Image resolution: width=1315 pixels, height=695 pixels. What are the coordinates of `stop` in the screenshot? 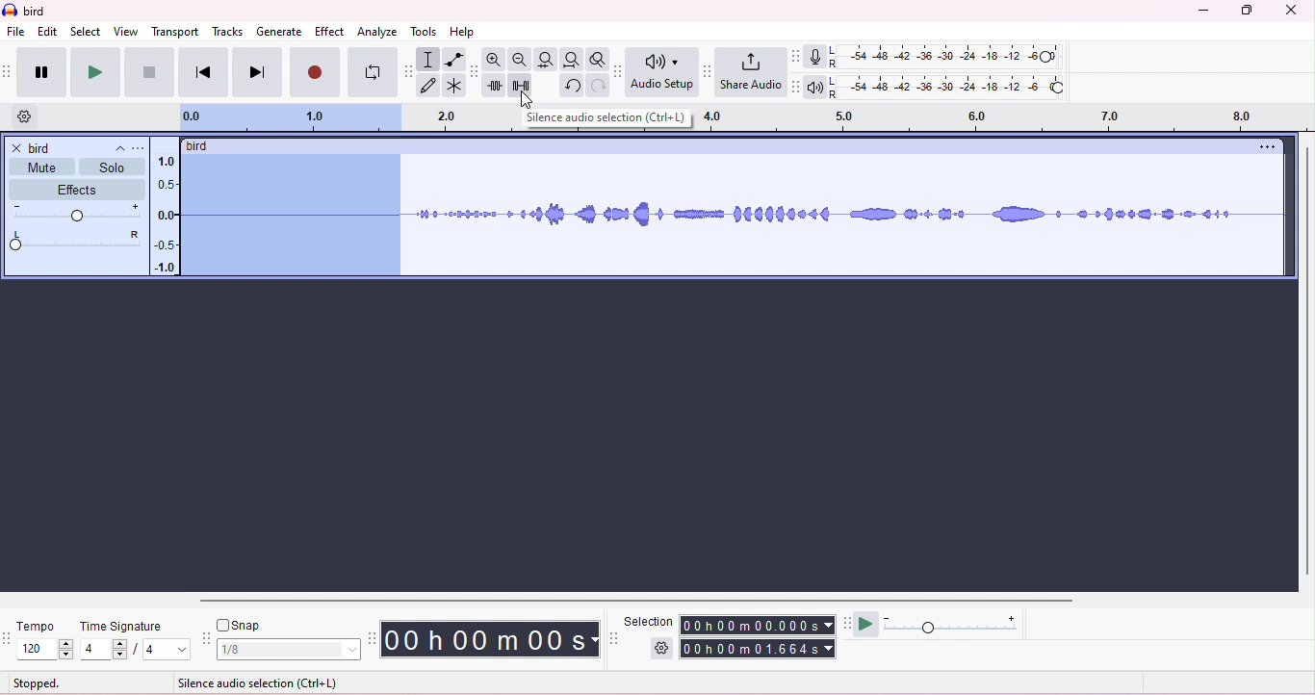 It's located at (149, 72).